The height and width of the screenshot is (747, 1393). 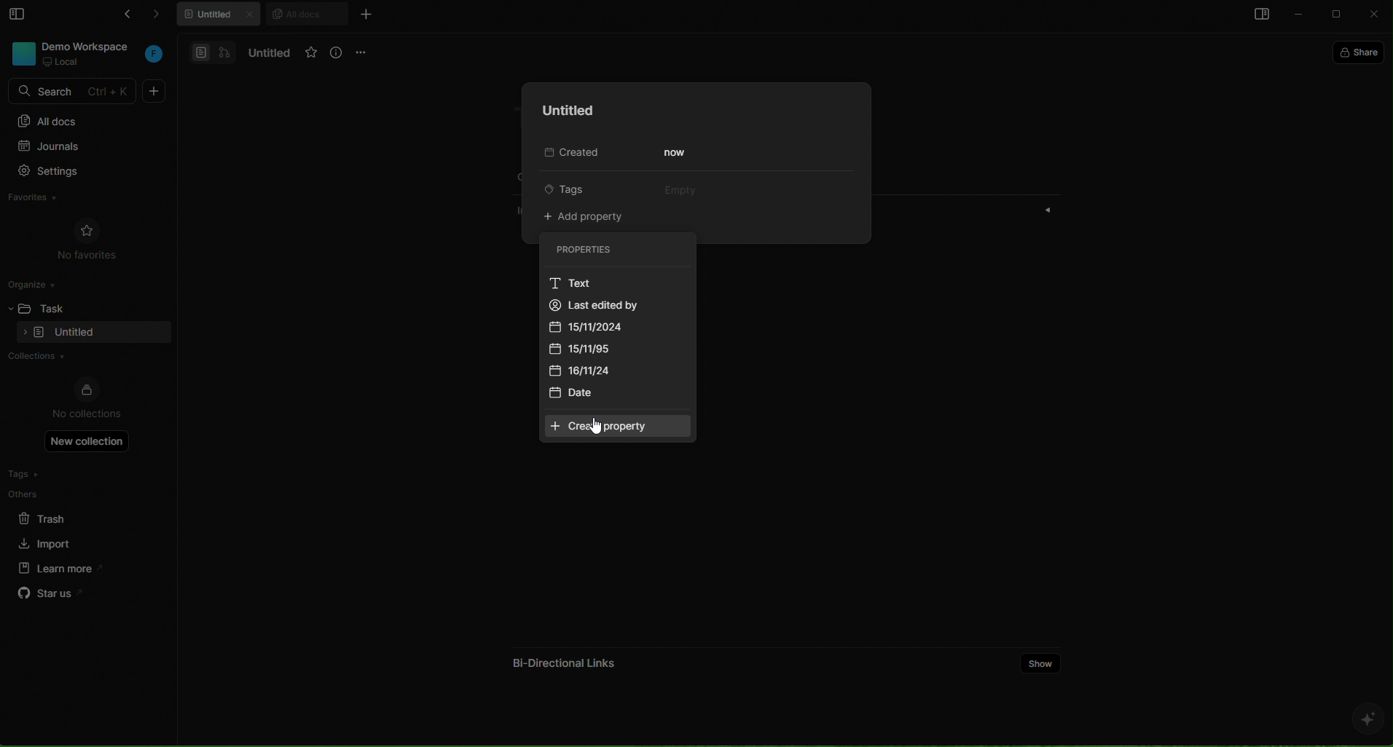 What do you see at coordinates (576, 188) in the screenshot?
I see `tags` at bounding box center [576, 188].